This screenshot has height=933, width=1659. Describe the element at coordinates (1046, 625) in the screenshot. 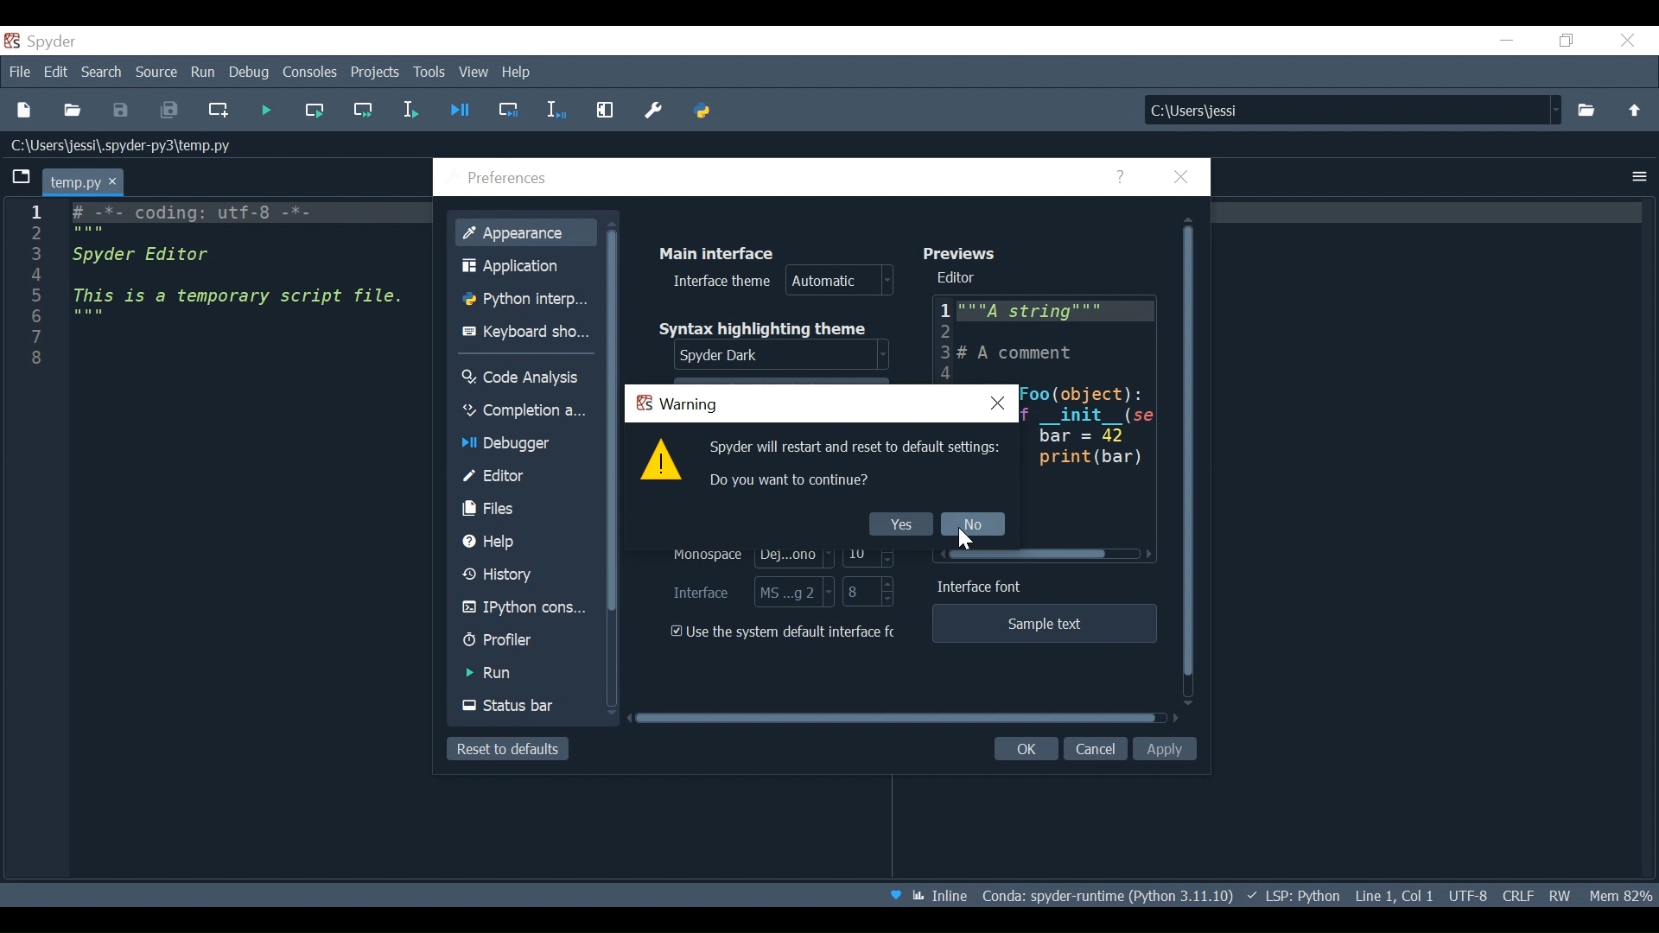

I see `Sample text` at that location.